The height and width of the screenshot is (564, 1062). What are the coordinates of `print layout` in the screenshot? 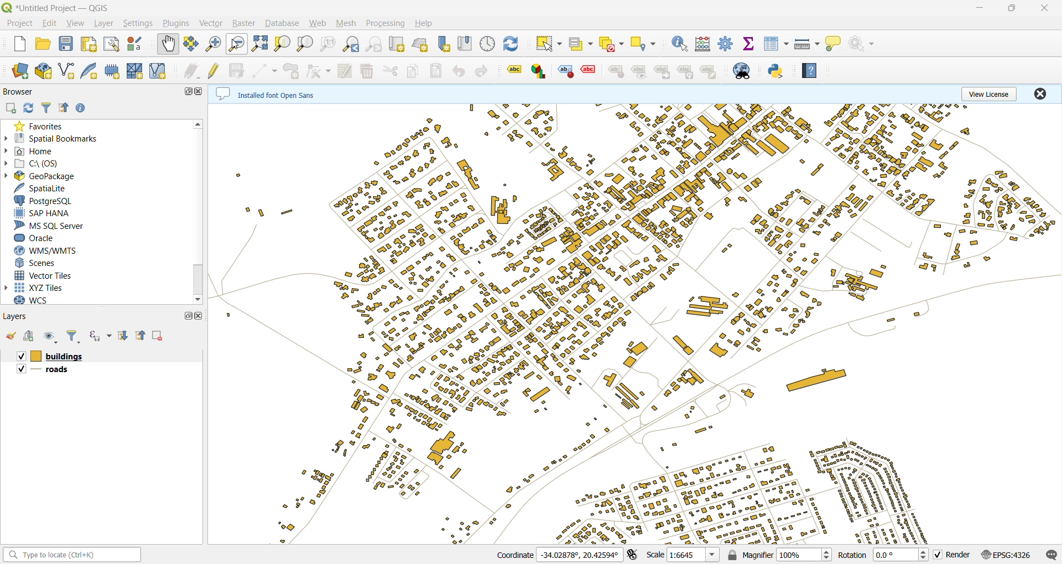 It's located at (92, 45).